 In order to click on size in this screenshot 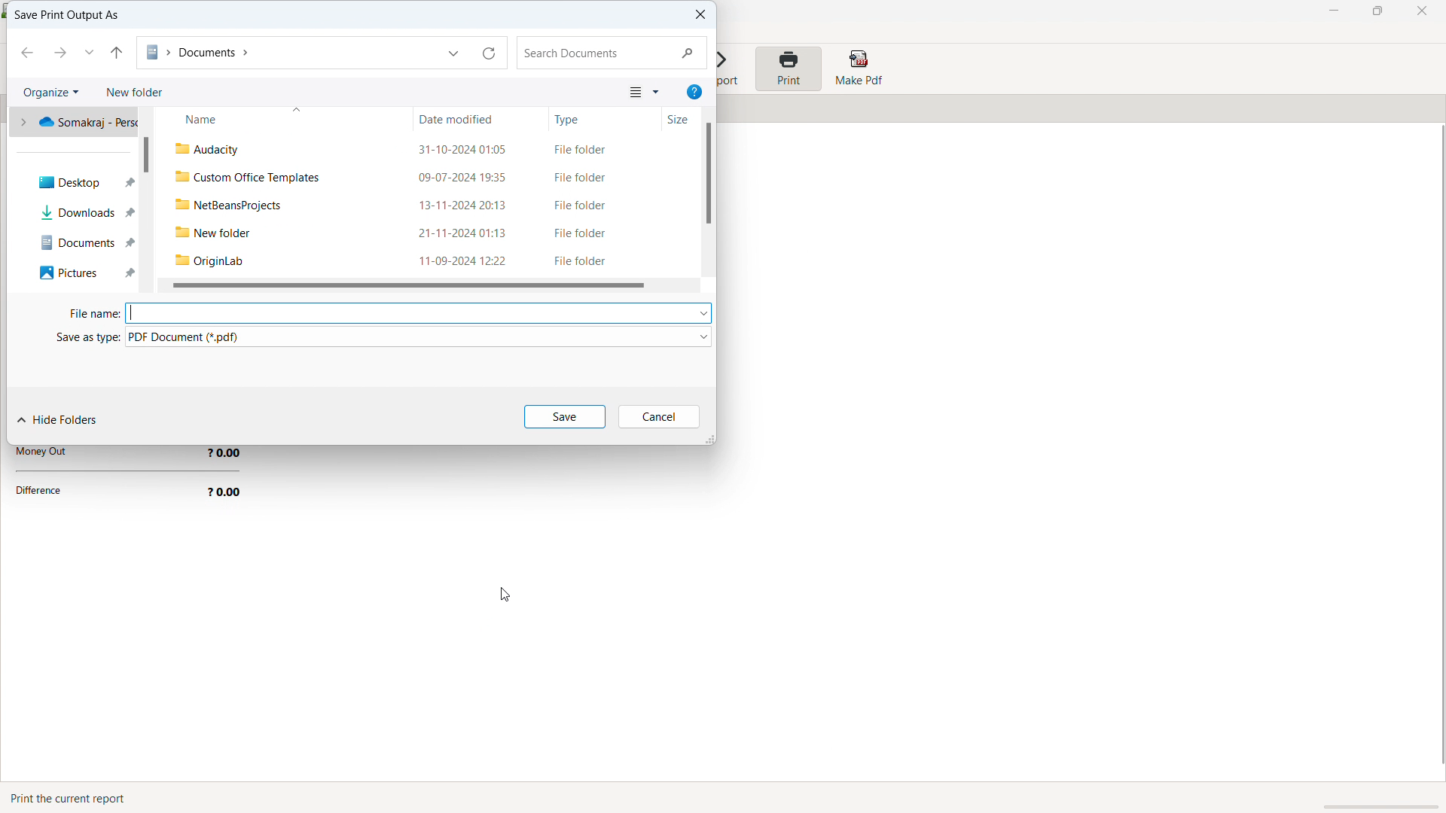, I will do `click(669, 120)`.